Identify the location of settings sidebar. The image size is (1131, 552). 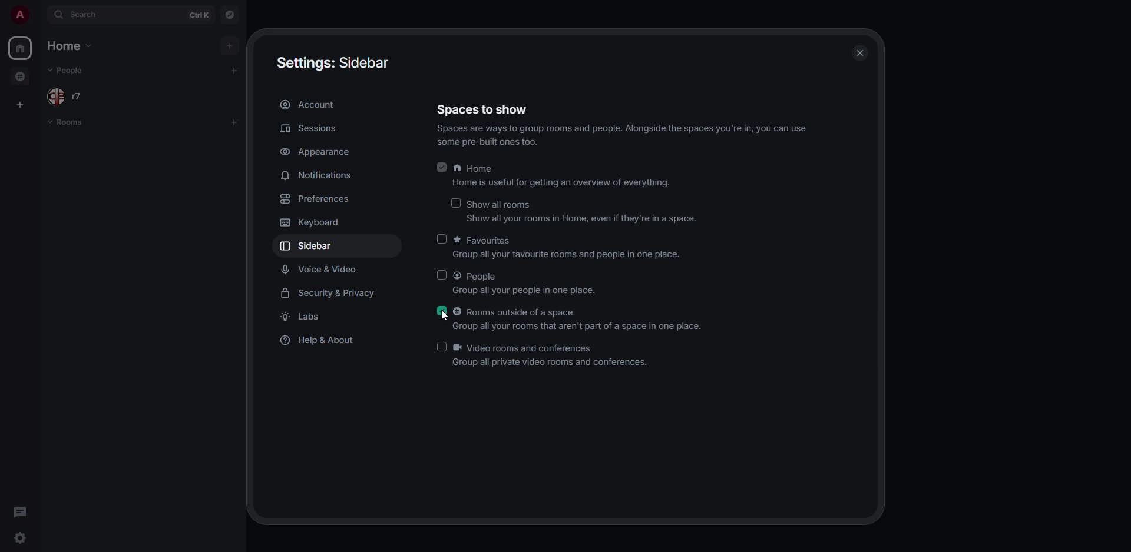
(337, 63).